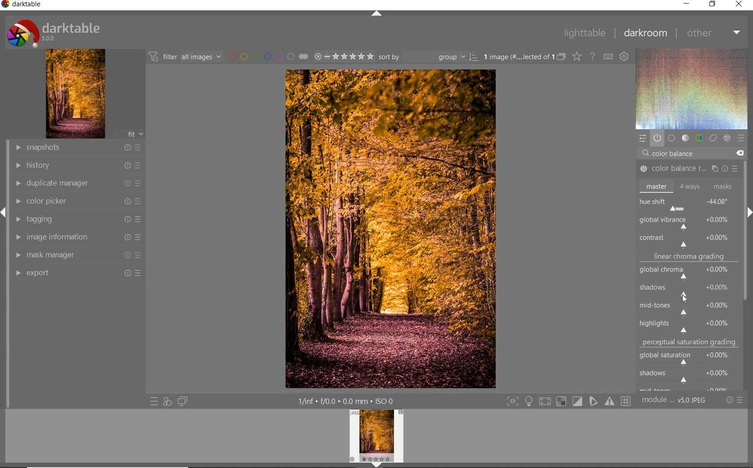  What do you see at coordinates (698, 138) in the screenshot?
I see `color ` at bounding box center [698, 138].